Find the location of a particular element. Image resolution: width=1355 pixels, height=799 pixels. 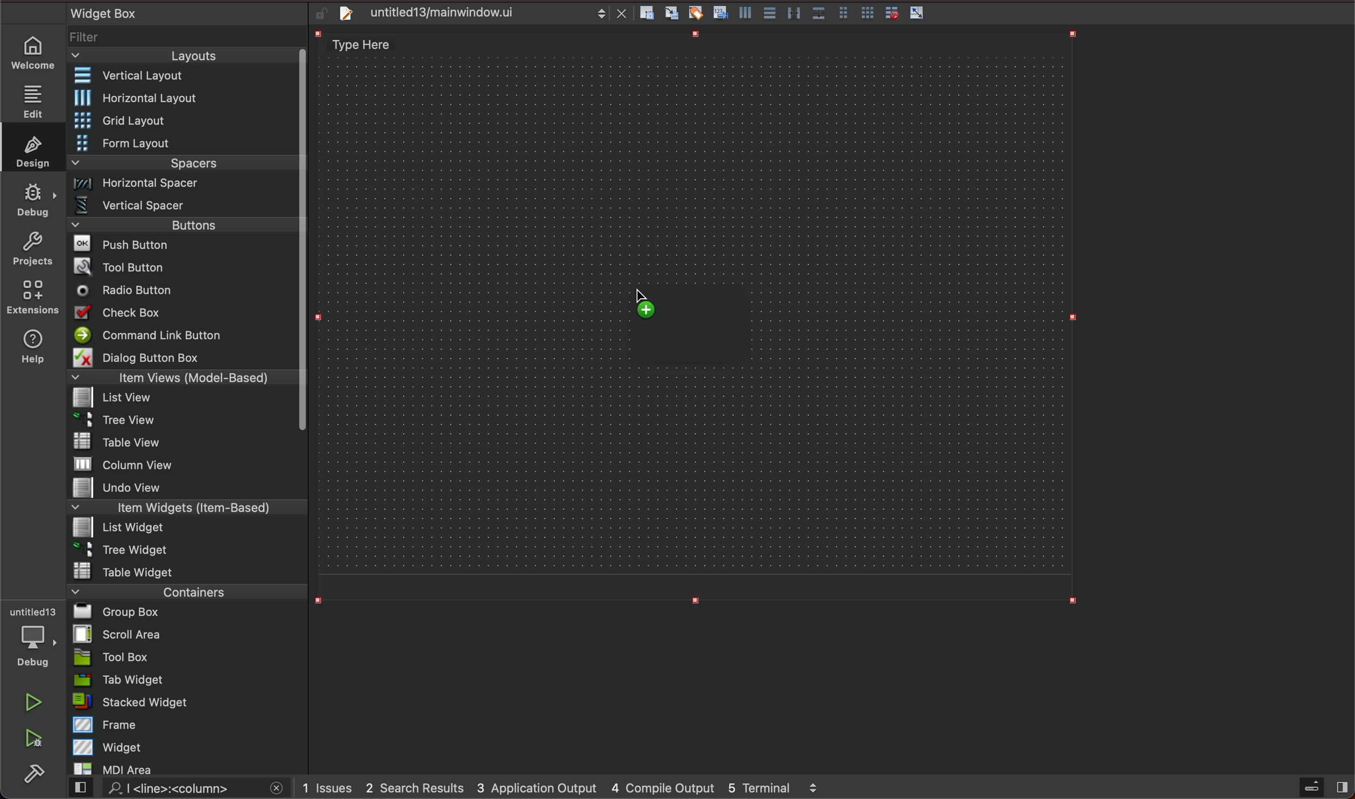

debug is located at coordinates (31, 638).